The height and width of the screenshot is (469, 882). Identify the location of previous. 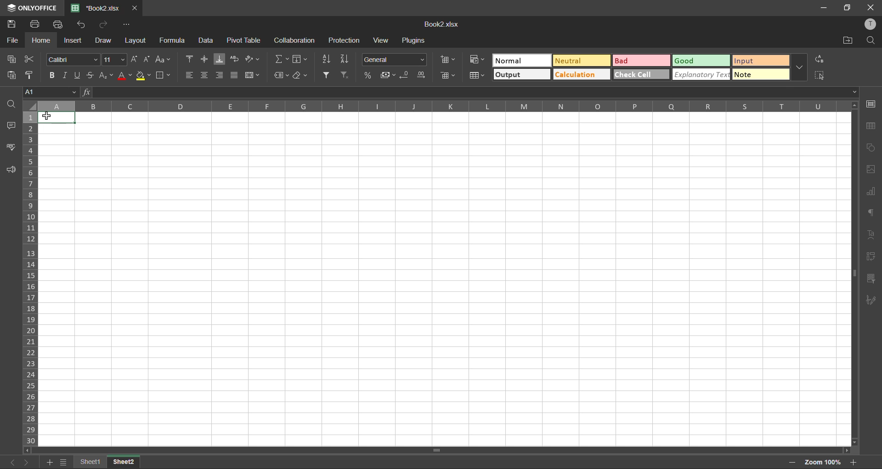
(10, 462).